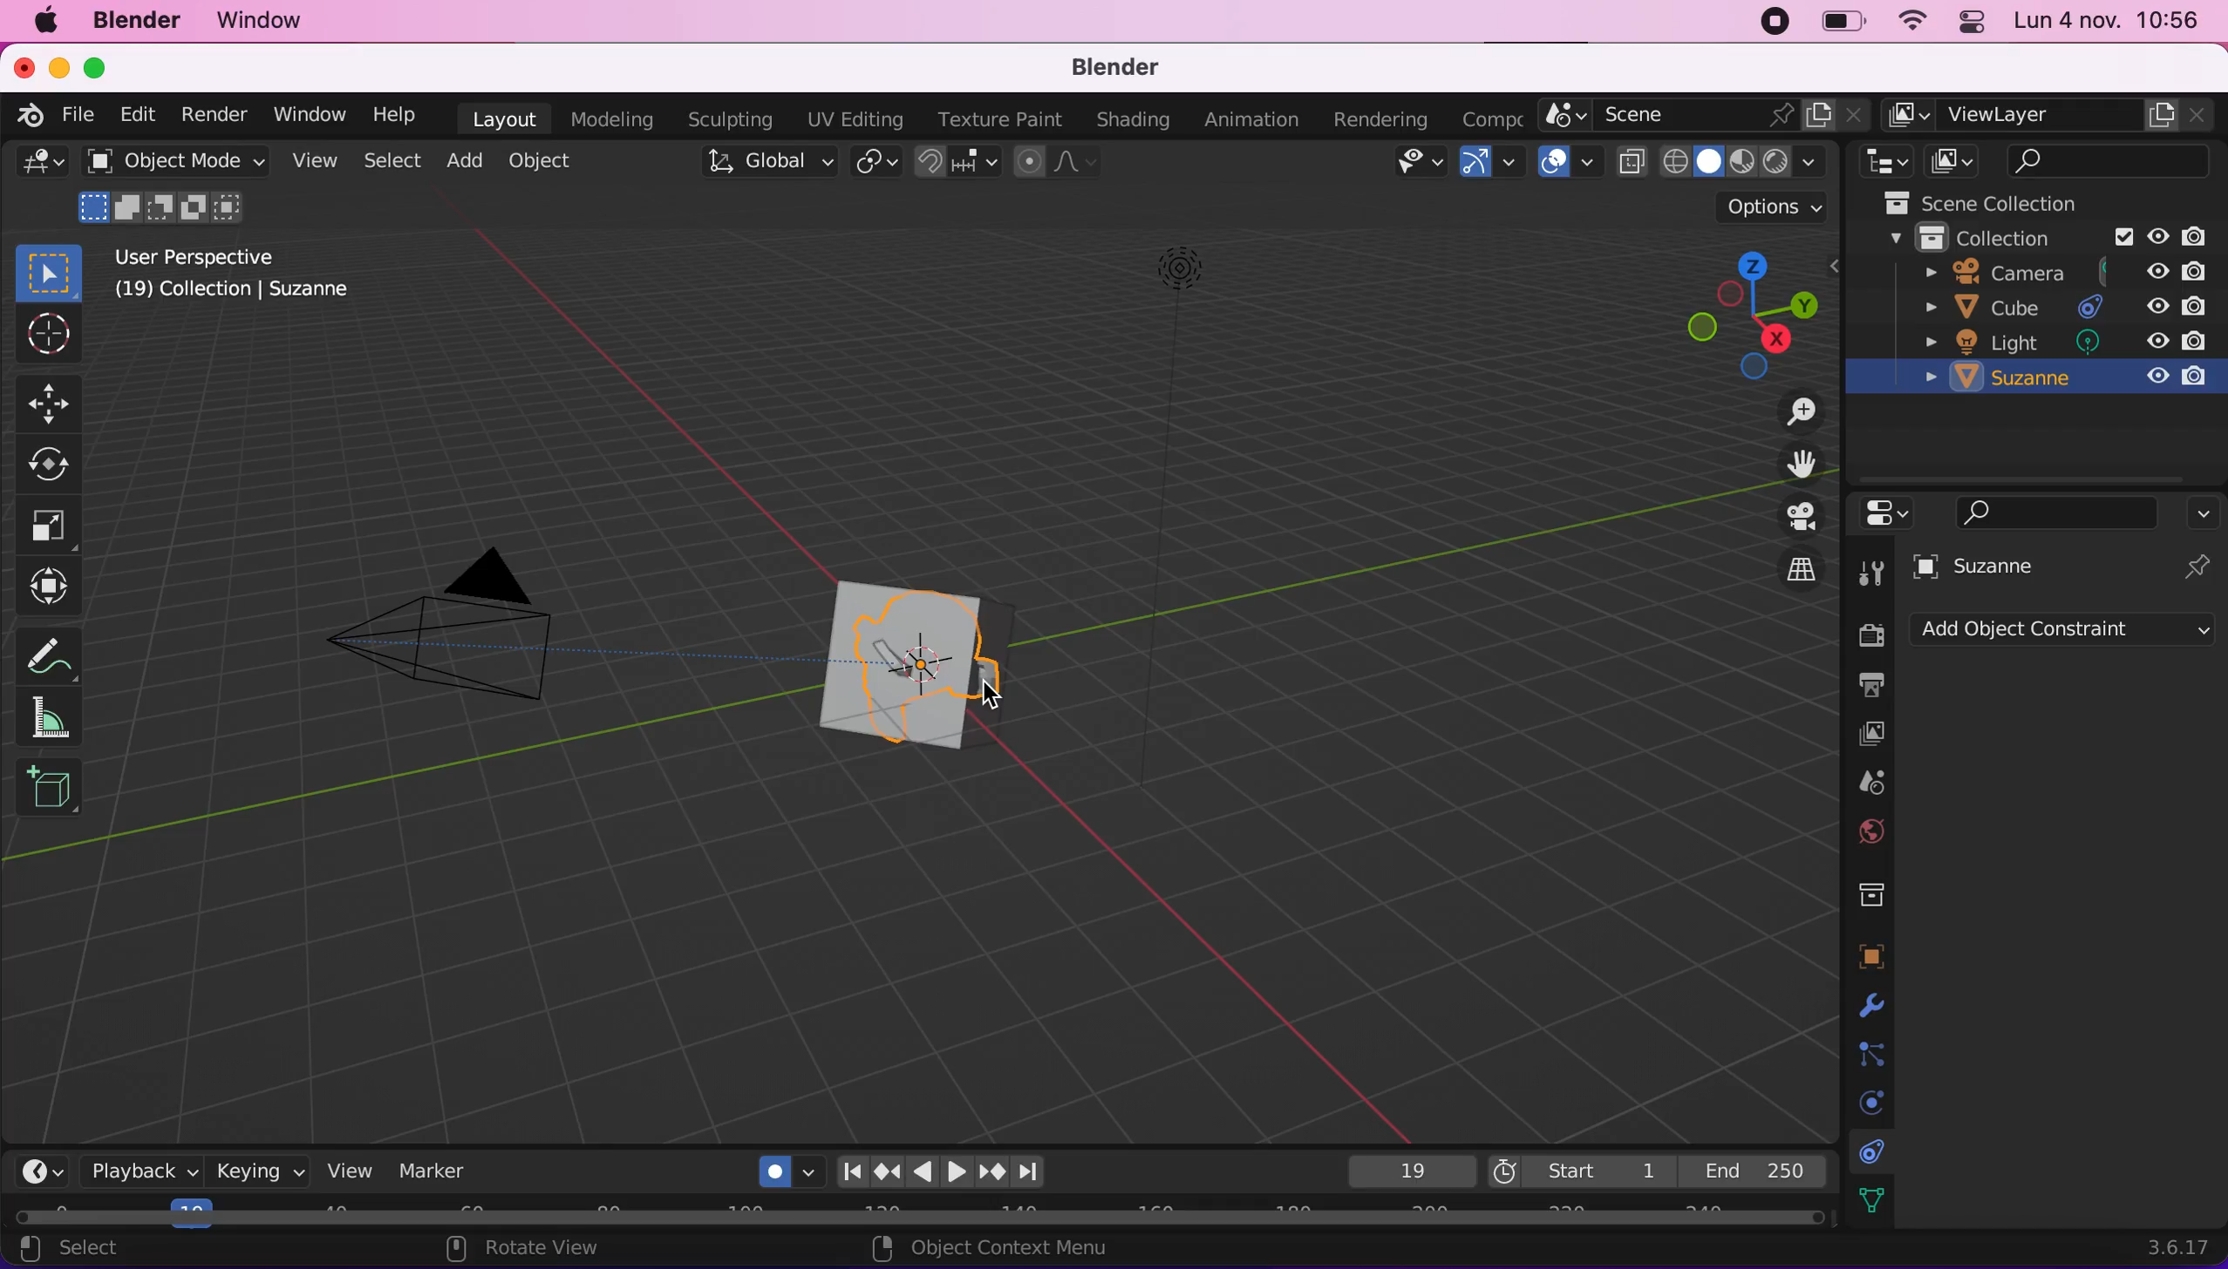  What do you see at coordinates (60, 65) in the screenshot?
I see `minimize` at bounding box center [60, 65].